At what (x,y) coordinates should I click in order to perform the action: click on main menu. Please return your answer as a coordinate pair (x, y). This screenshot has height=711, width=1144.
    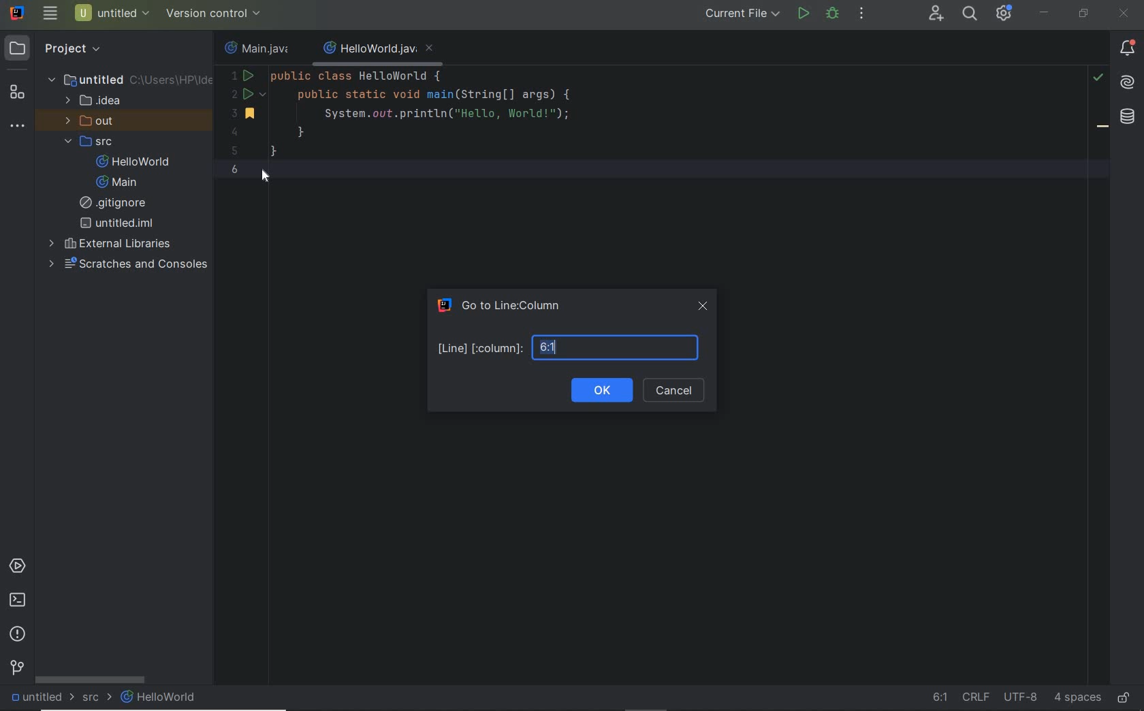
    Looking at the image, I should click on (50, 13).